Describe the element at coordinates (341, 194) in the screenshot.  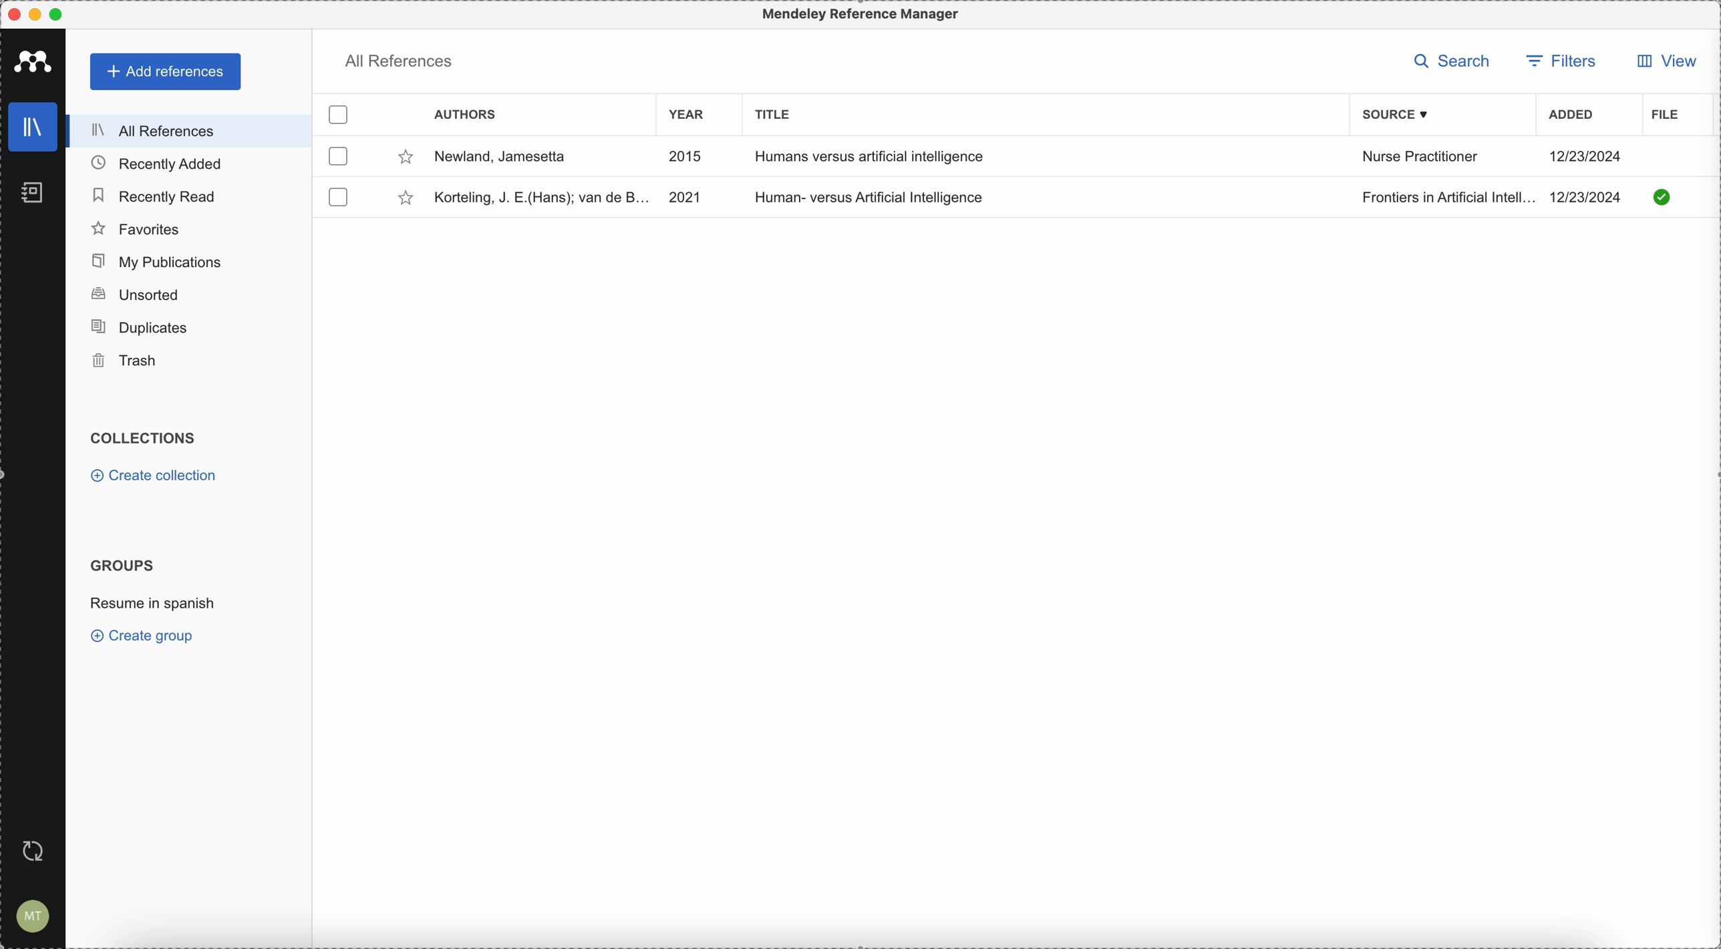
I see `checkbox` at that location.